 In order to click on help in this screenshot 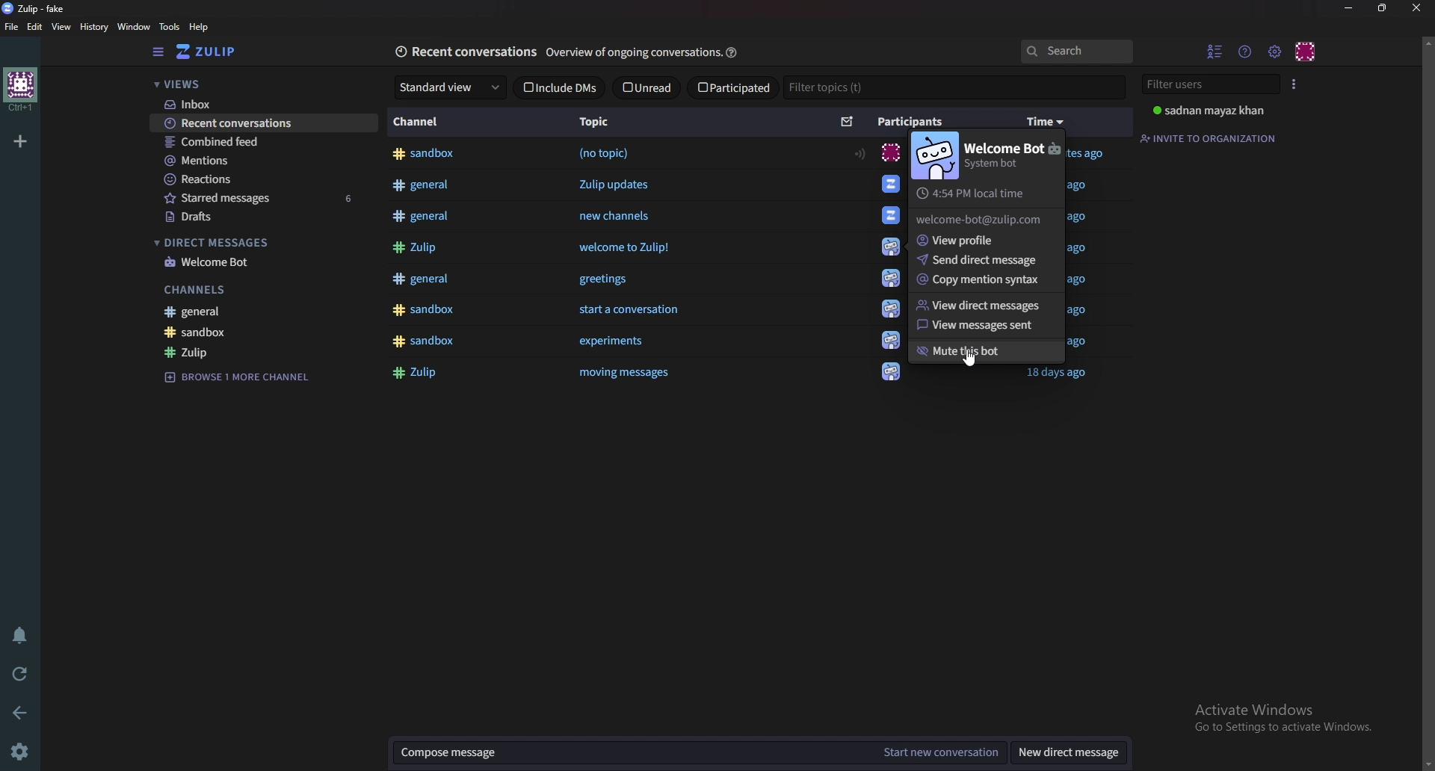, I will do `click(199, 27)`.